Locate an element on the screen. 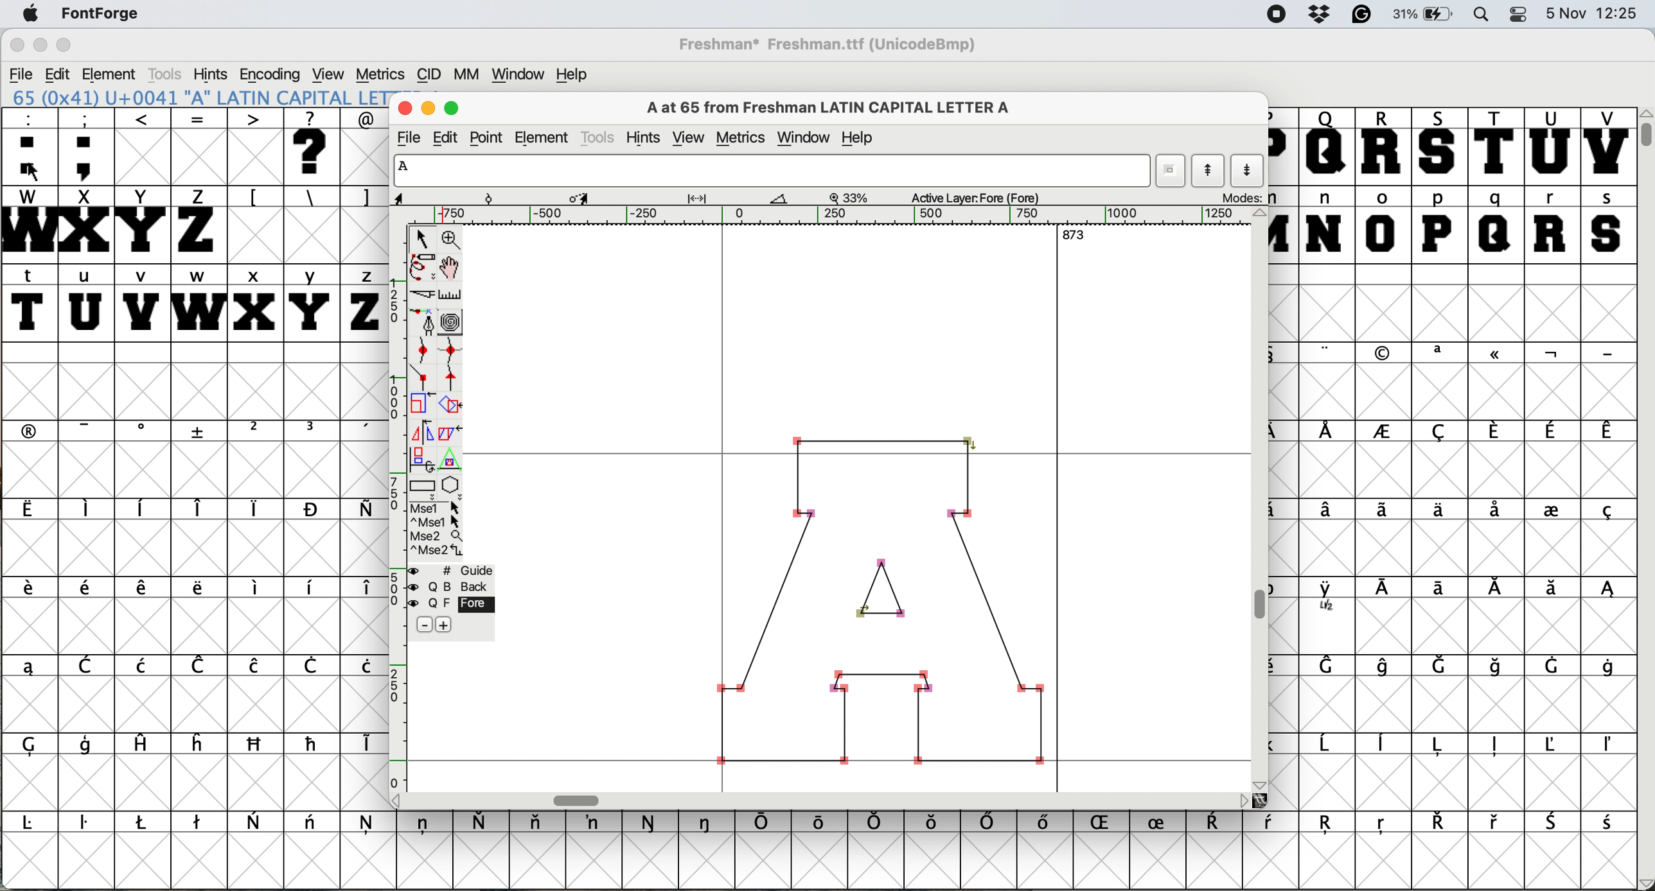 Image resolution: width=1655 pixels, height=891 pixels. symbol is located at coordinates (89, 665).